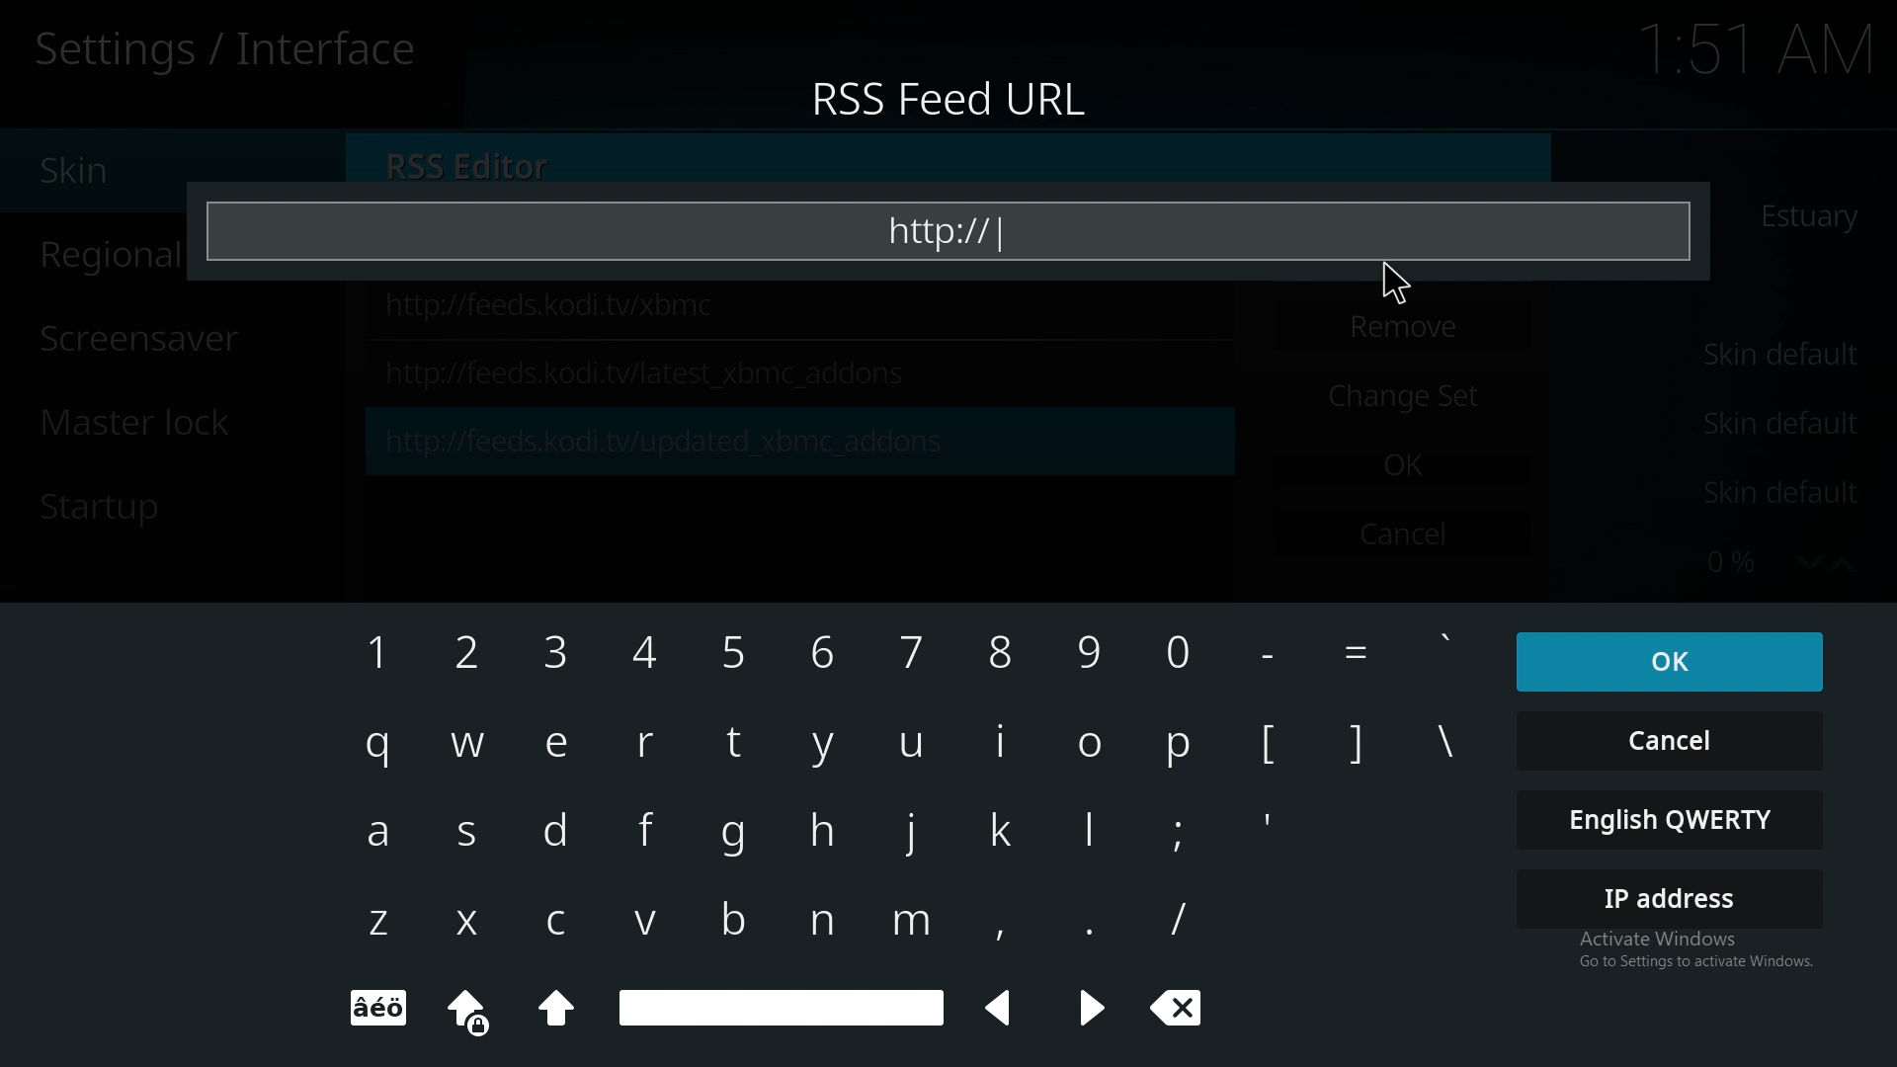 This screenshot has height=1067, width=1897. I want to click on keyboard Input, so click(912, 925).